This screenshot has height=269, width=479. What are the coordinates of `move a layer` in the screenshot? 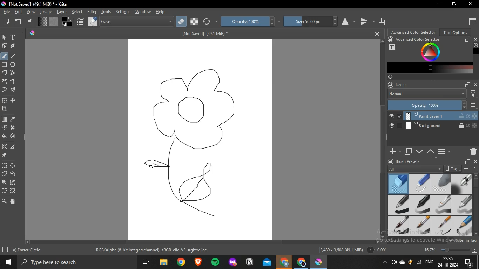 It's located at (13, 101).